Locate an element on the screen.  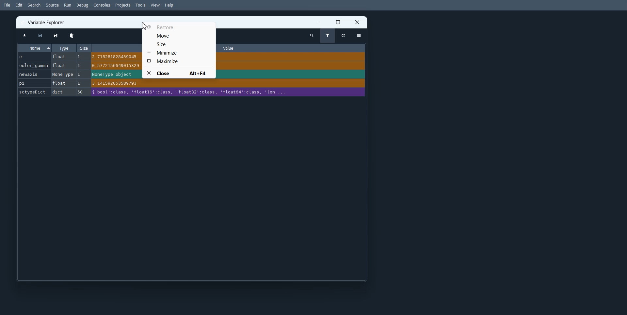
1 is located at coordinates (79, 82).